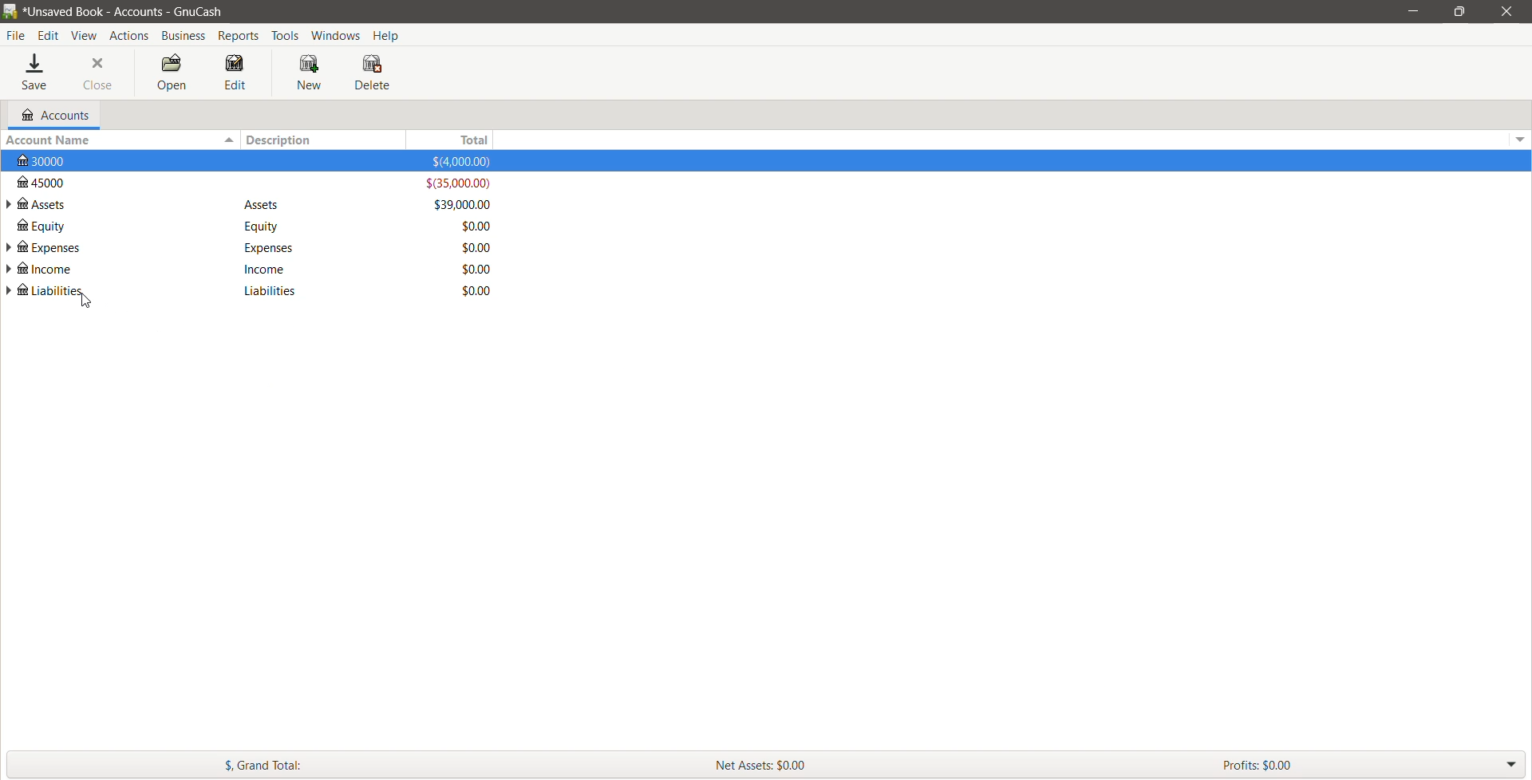 This screenshot has height=780, width=1532. Describe the element at coordinates (170, 73) in the screenshot. I see `Open` at that location.